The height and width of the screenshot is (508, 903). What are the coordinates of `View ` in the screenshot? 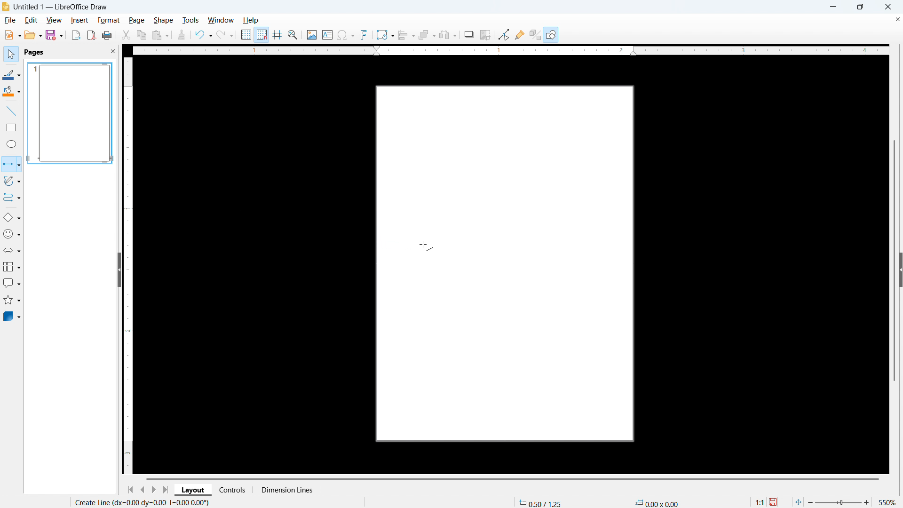 It's located at (55, 20).